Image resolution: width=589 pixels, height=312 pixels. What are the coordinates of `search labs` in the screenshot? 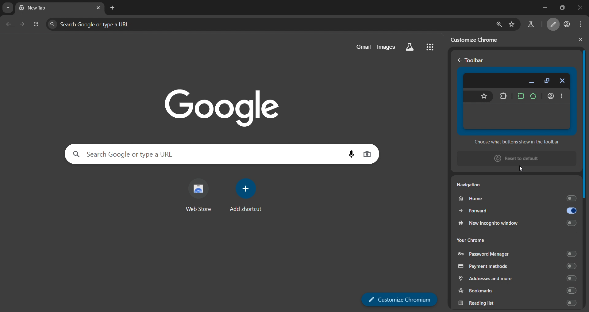 It's located at (410, 48).